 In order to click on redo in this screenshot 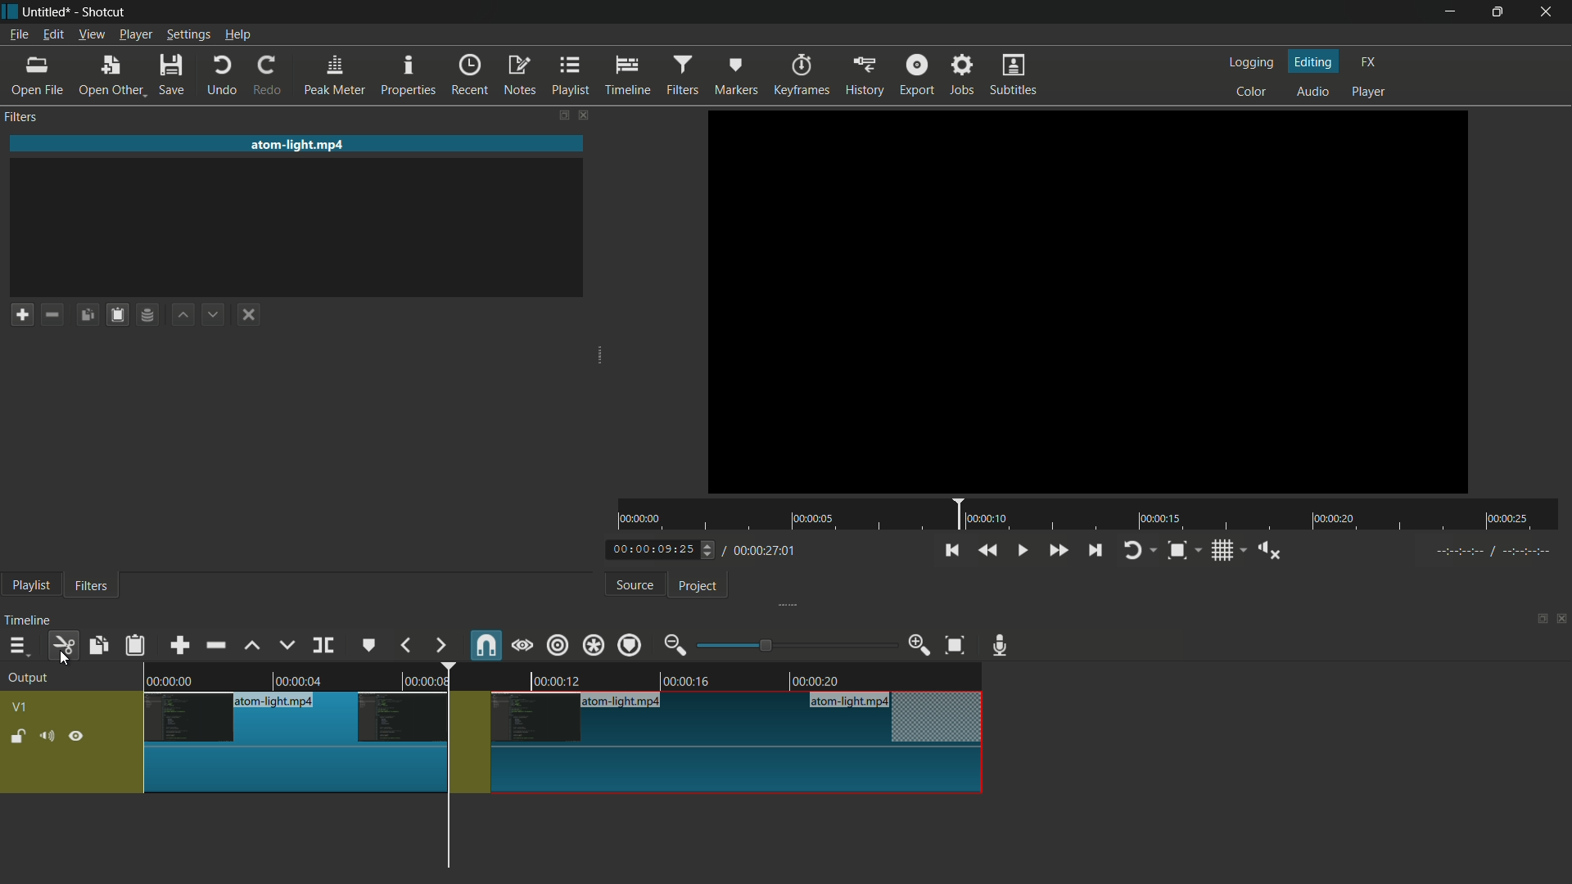, I will do `click(271, 76)`.